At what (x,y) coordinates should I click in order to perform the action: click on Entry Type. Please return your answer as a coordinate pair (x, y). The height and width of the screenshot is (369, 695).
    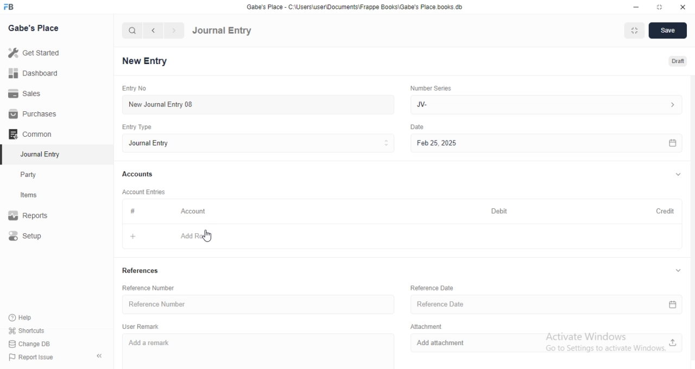
    Looking at the image, I should click on (136, 127).